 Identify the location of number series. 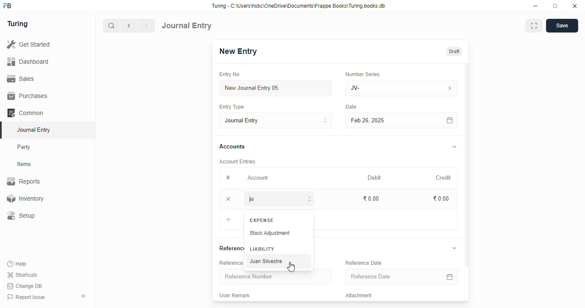
(362, 74).